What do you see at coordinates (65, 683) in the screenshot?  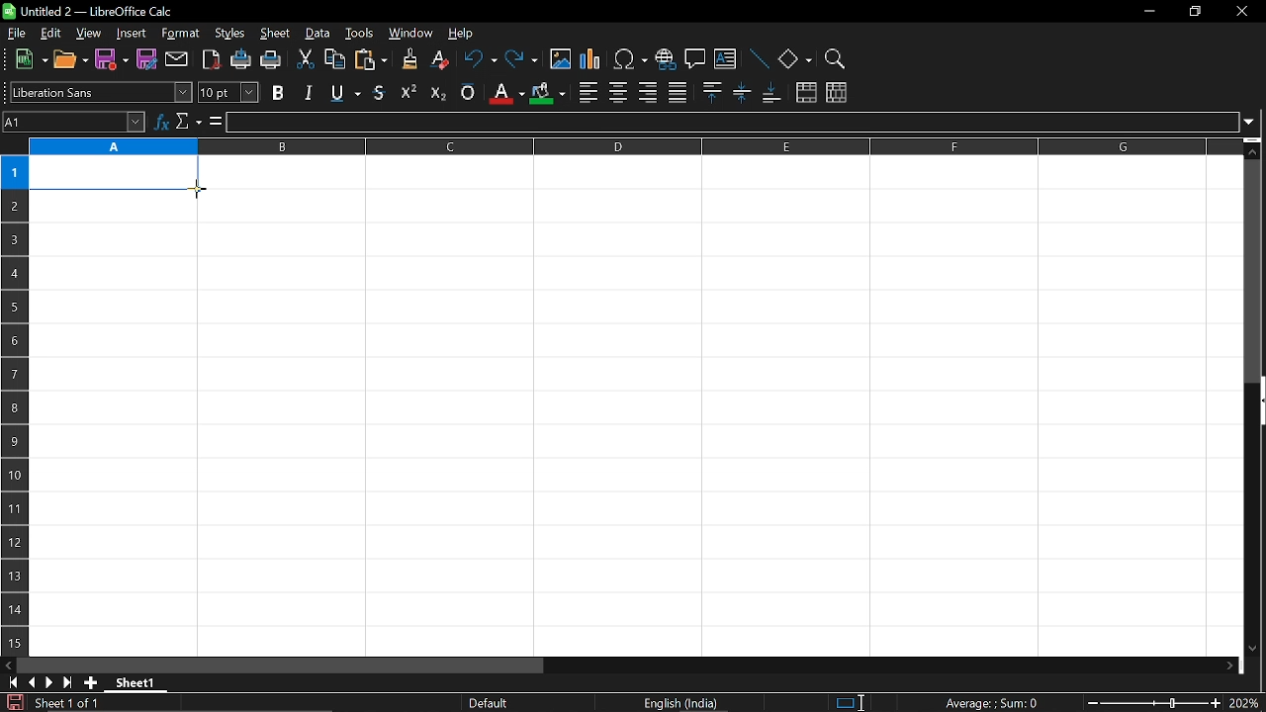 I see `go to last sheet` at bounding box center [65, 683].